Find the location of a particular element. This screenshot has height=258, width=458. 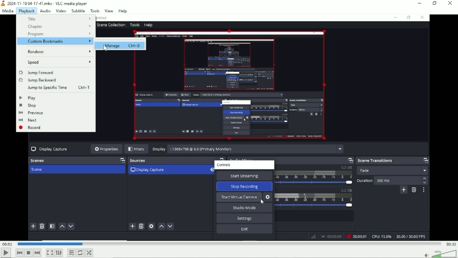

Next is located at coordinates (37, 253).